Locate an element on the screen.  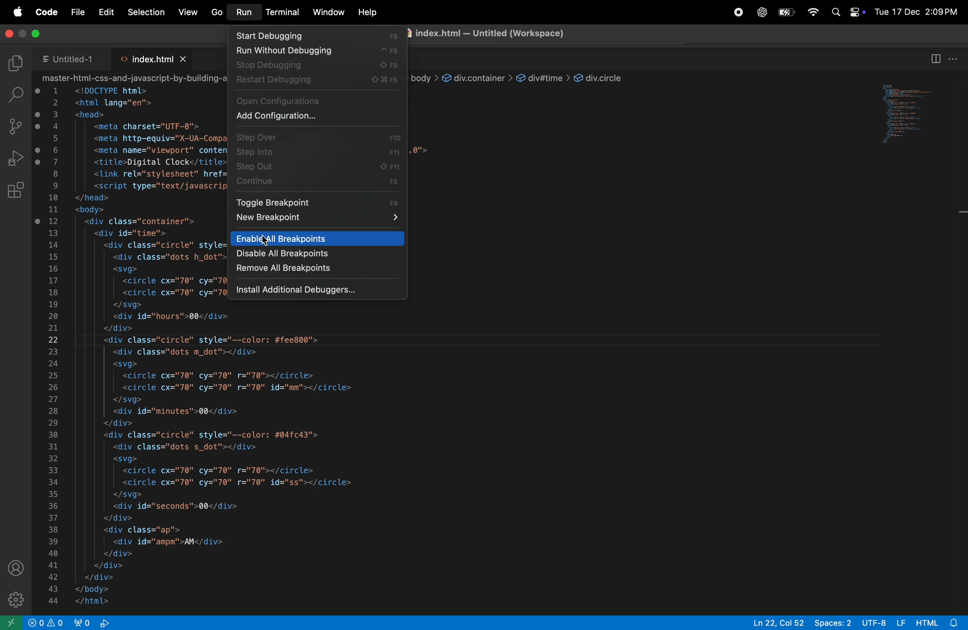
enable all breakpoints is located at coordinates (318, 238).